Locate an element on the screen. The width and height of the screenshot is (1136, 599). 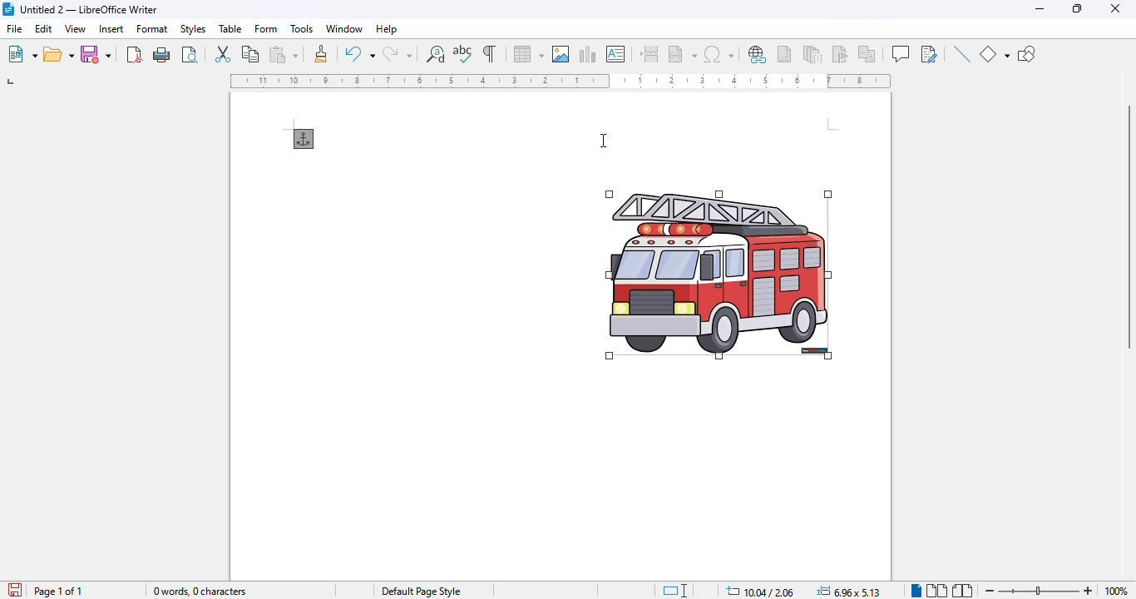
vertical scroll bar is located at coordinates (1128, 228).